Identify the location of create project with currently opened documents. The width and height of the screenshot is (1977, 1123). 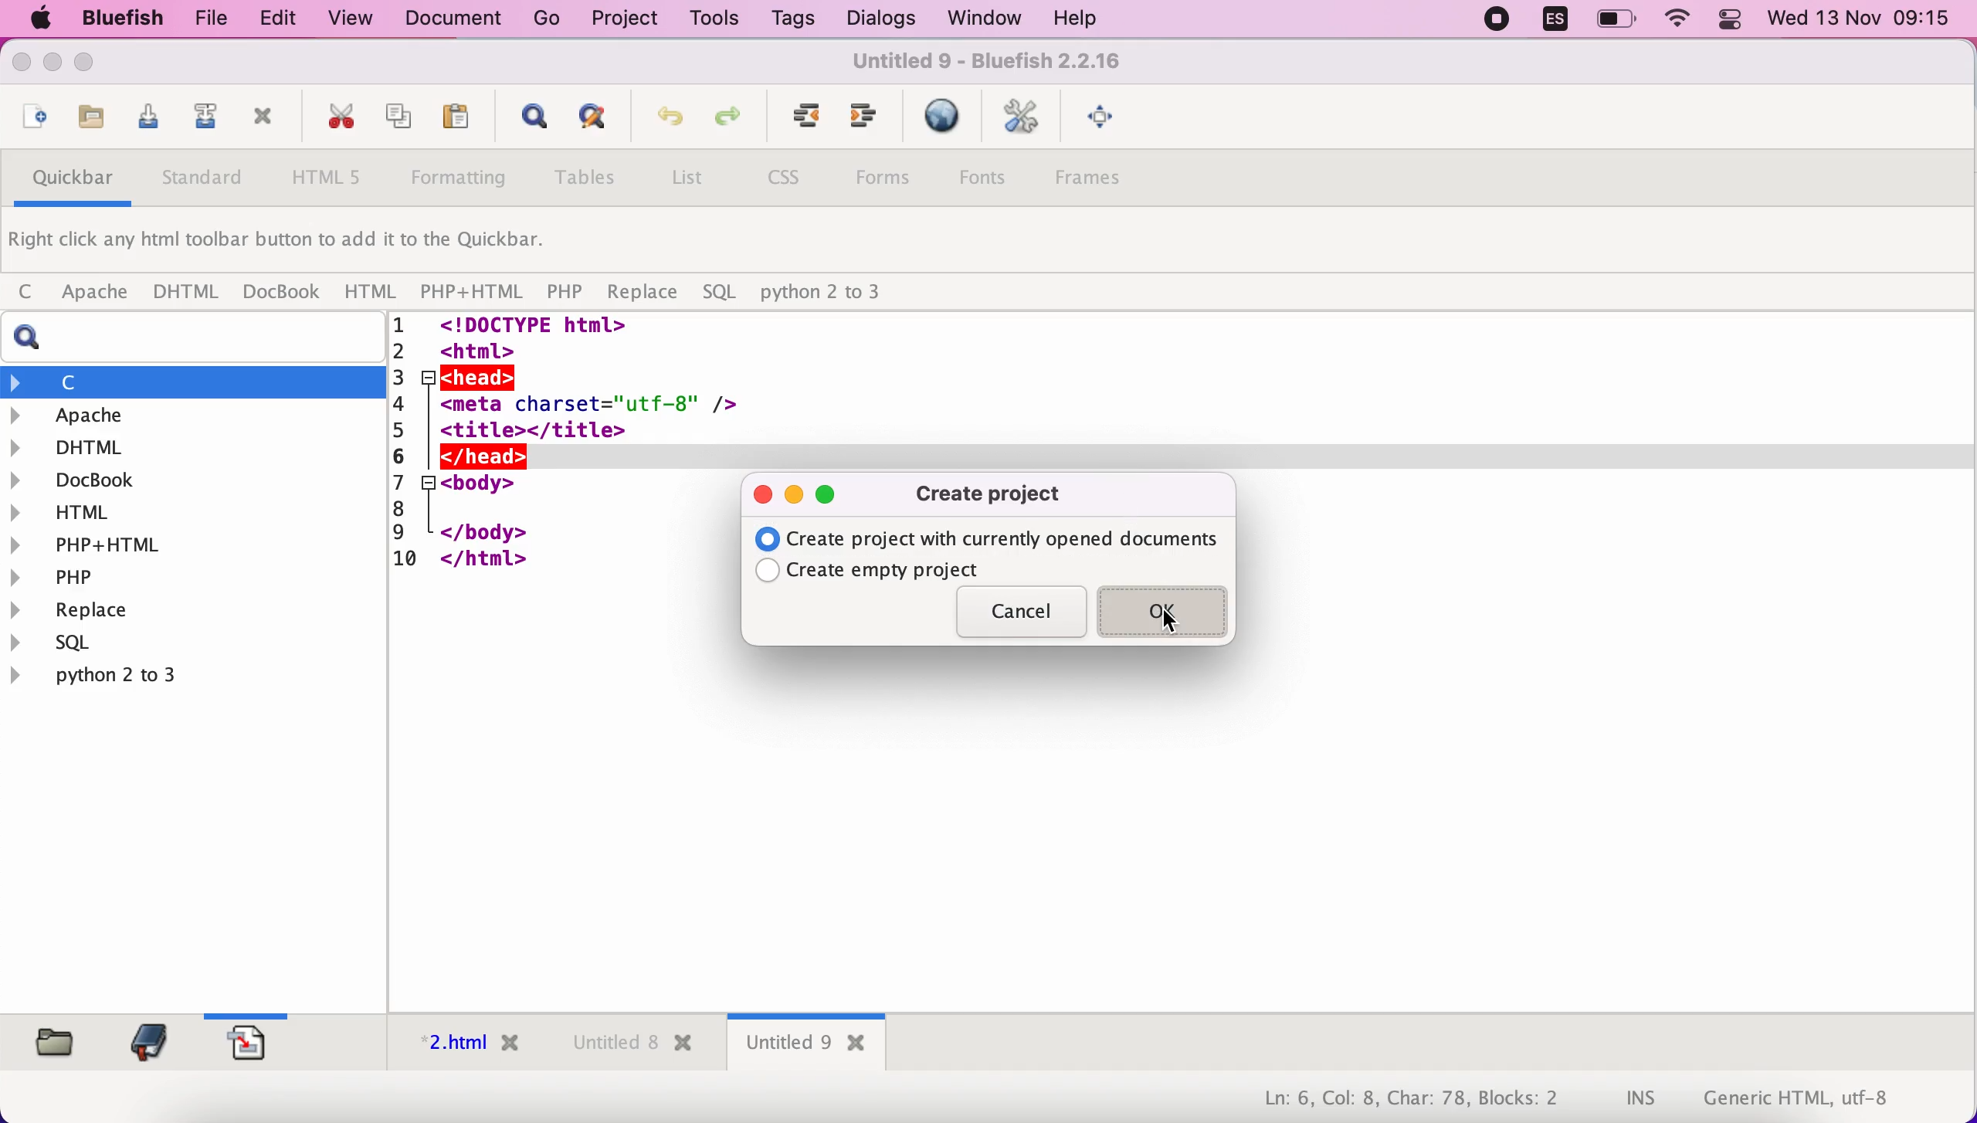
(991, 539).